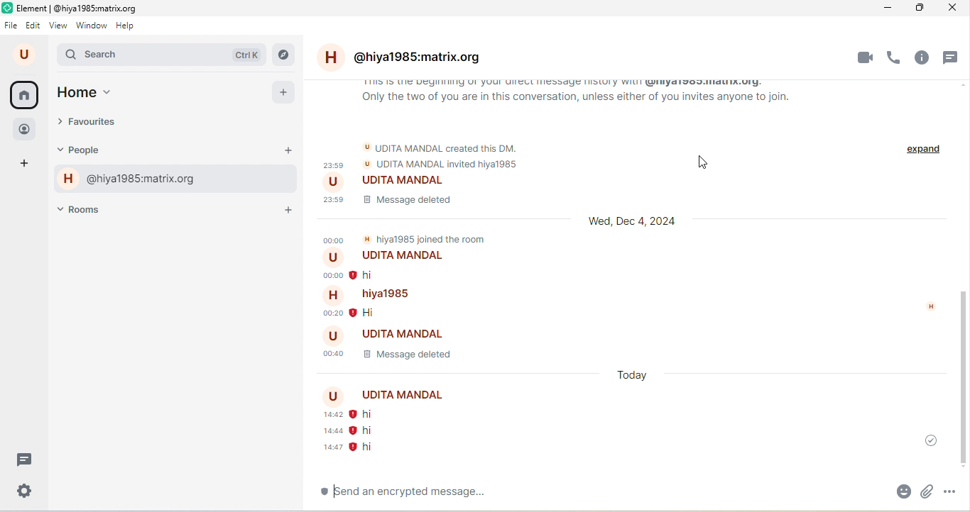 This screenshot has width=970, height=512. What do you see at coordinates (333, 239) in the screenshot?
I see `00.00` at bounding box center [333, 239].